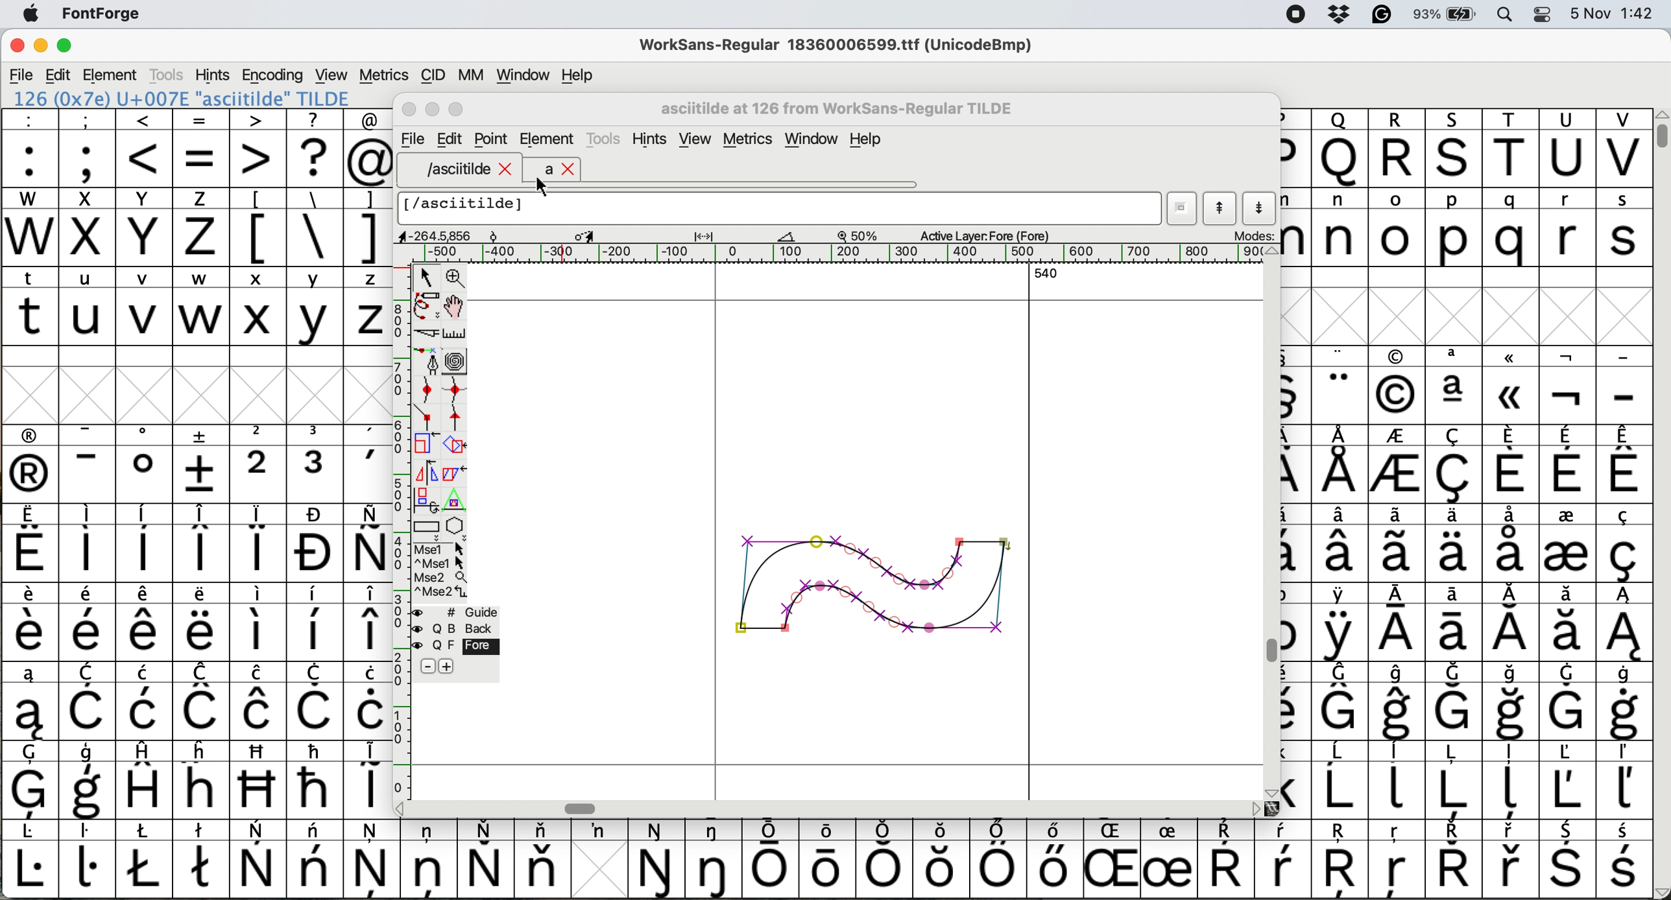 Image resolution: width=1671 pixels, height=900 pixels. What do you see at coordinates (448, 666) in the screenshot?
I see `add` at bounding box center [448, 666].